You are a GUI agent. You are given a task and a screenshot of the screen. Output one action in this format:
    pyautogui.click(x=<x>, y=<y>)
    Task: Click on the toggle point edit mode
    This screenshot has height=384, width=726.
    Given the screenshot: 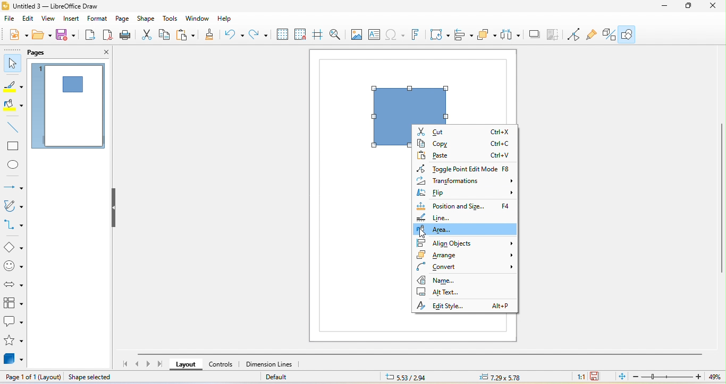 What is the action you would take?
    pyautogui.click(x=467, y=168)
    